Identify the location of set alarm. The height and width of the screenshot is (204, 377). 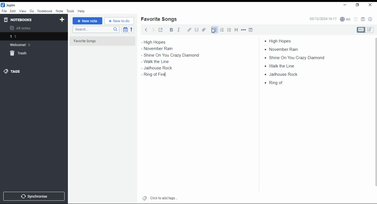
(356, 19).